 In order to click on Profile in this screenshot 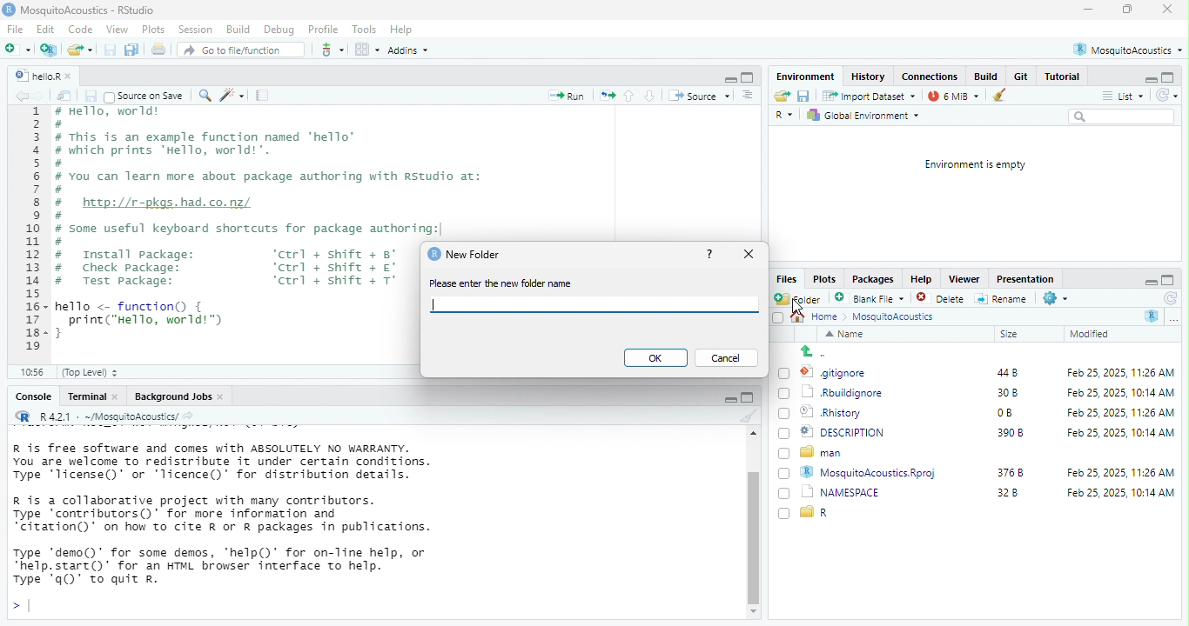, I will do `click(323, 28)`.